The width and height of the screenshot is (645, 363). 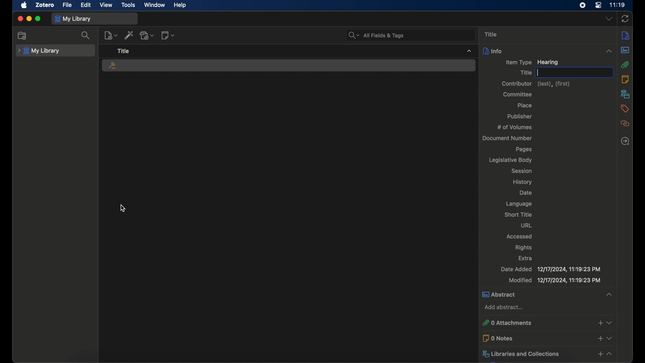 What do you see at coordinates (522, 171) in the screenshot?
I see `session` at bounding box center [522, 171].